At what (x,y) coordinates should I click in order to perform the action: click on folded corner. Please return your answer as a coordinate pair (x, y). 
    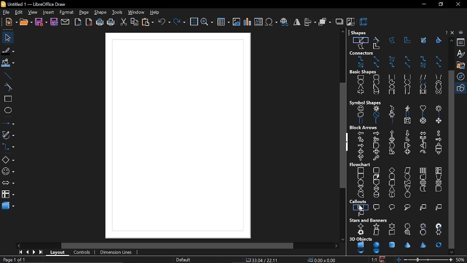
    Looking at the image, I should click on (406, 93).